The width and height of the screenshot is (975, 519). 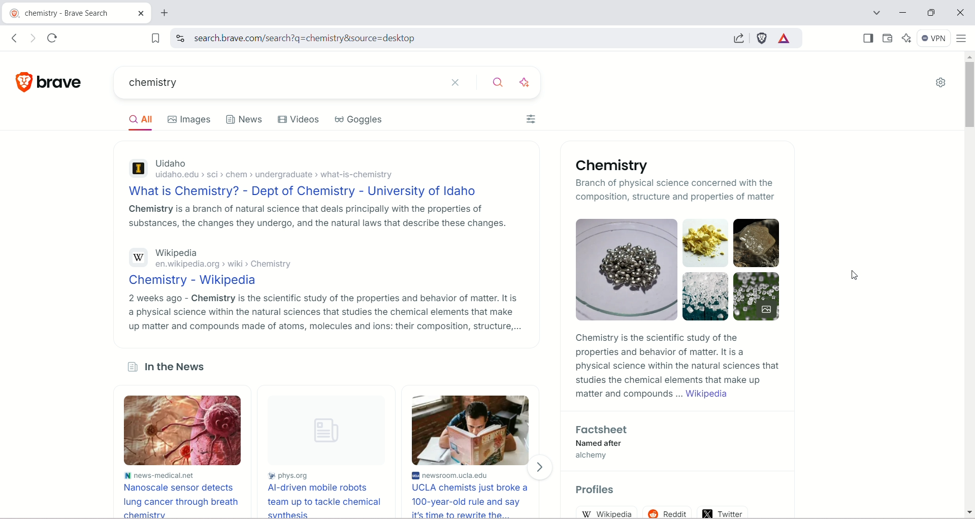 What do you see at coordinates (137, 169) in the screenshot?
I see `Uidaho logo` at bounding box center [137, 169].